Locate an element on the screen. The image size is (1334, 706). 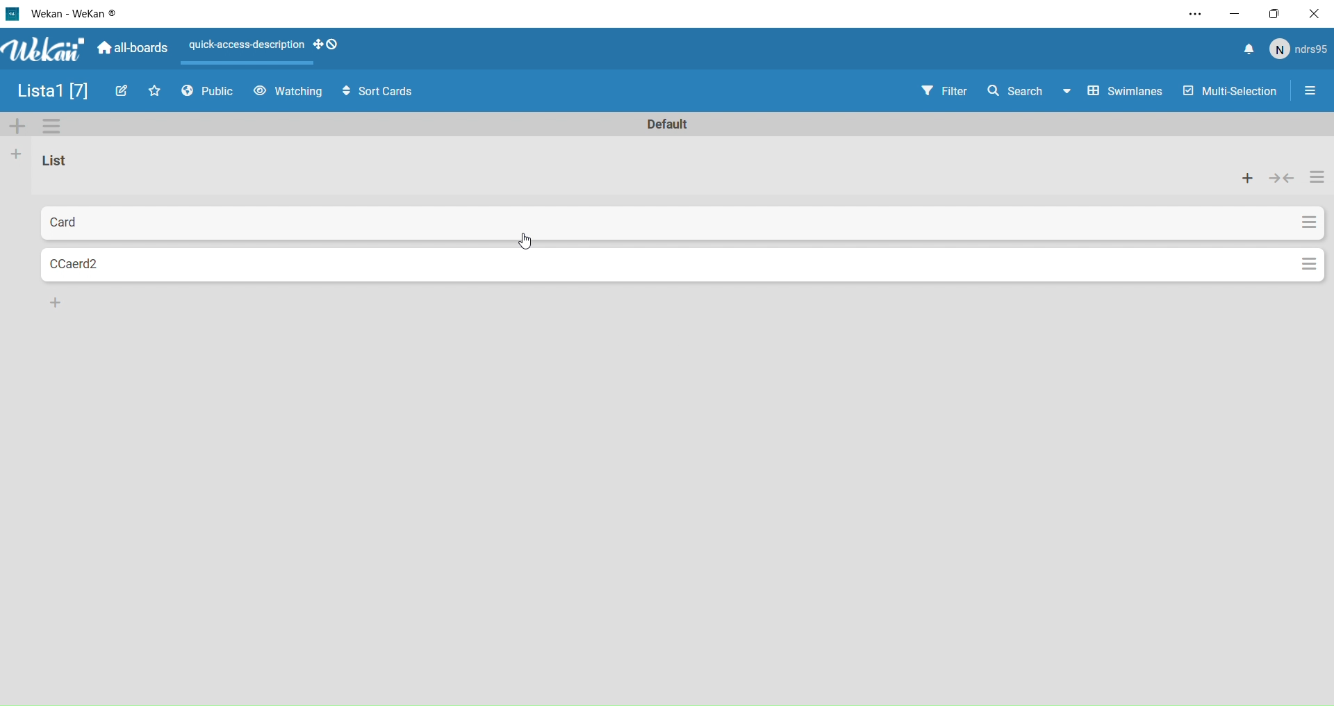
Settings is located at coordinates (1314, 92).